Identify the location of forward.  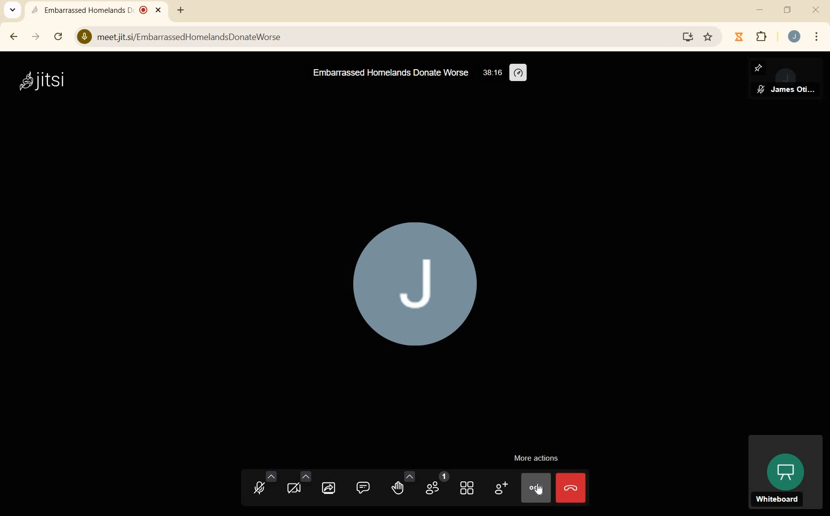
(36, 37).